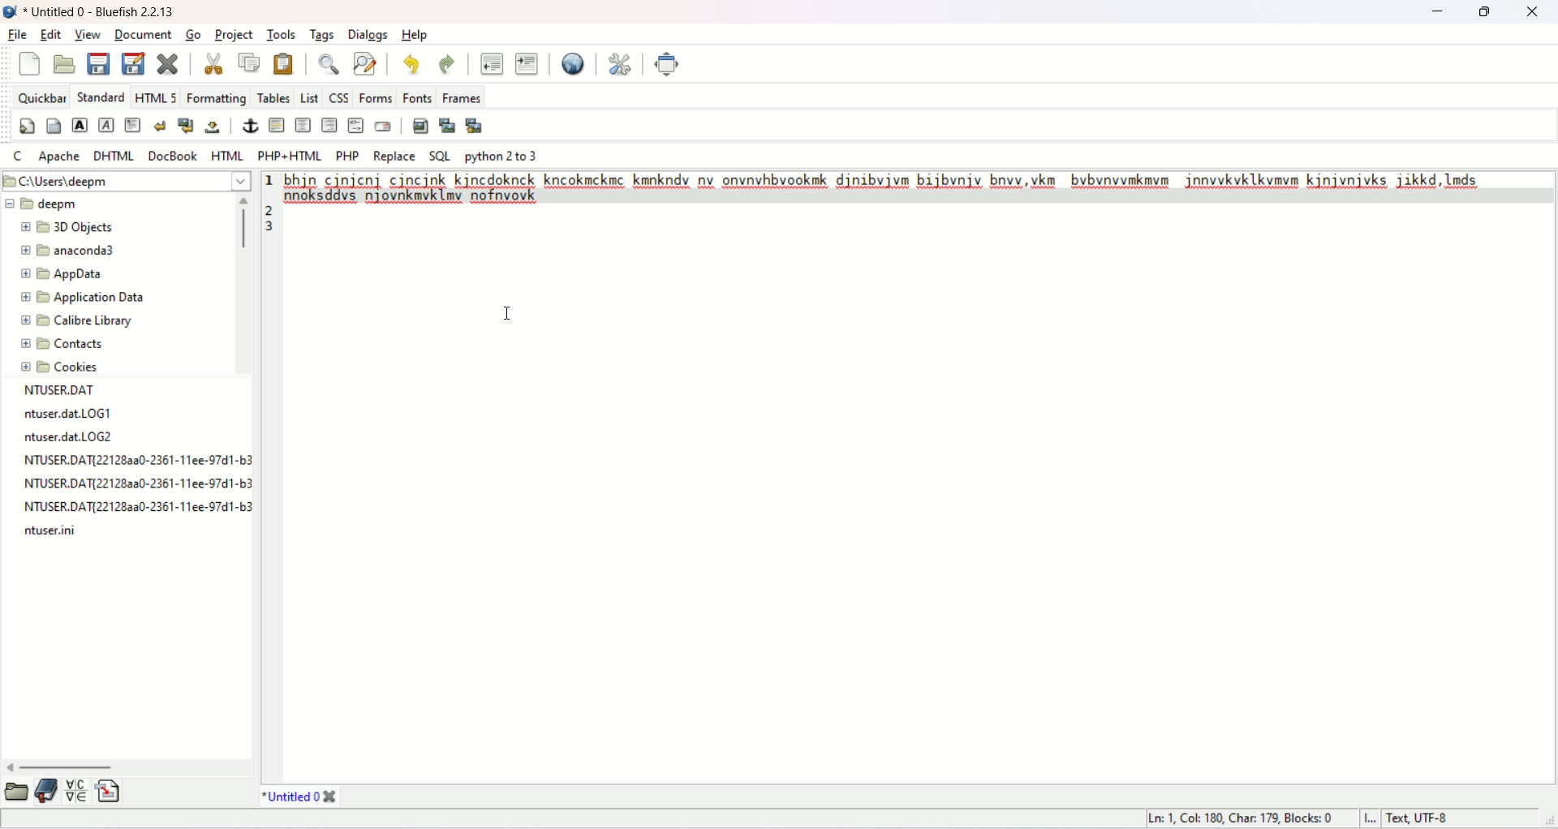 The width and height of the screenshot is (1558, 829). What do you see at coordinates (669, 63) in the screenshot?
I see `fullscreen` at bounding box center [669, 63].